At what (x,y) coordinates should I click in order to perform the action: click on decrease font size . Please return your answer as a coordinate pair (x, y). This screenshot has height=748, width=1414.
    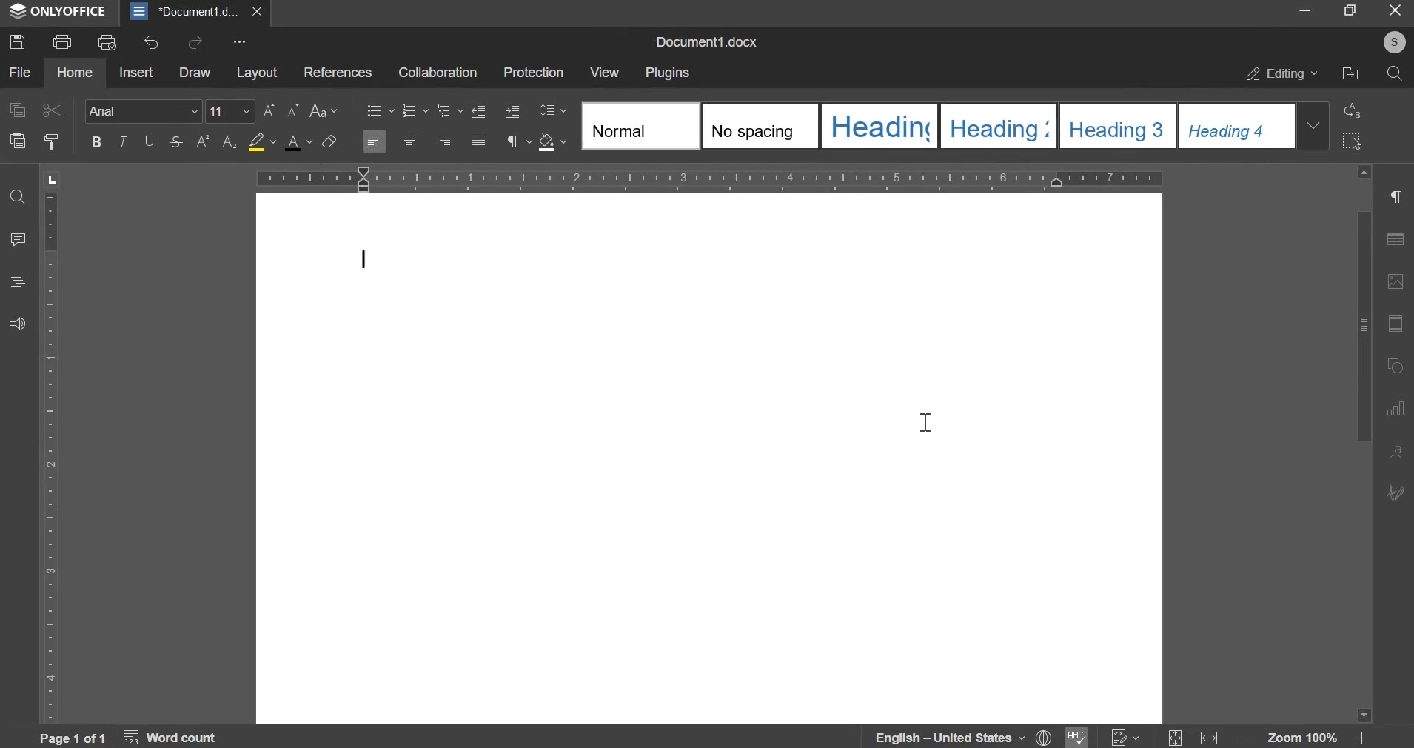
    Looking at the image, I should click on (294, 113).